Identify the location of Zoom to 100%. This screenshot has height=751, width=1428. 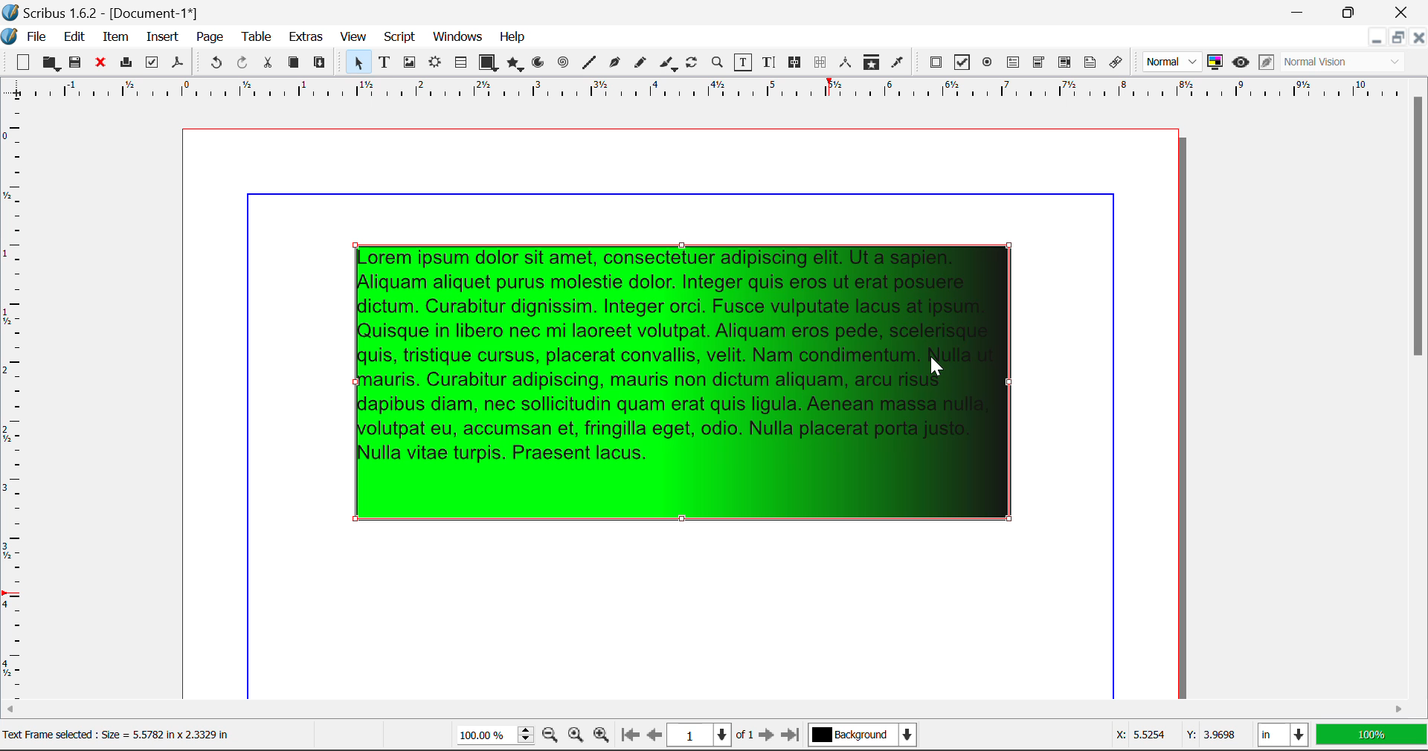
(576, 737).